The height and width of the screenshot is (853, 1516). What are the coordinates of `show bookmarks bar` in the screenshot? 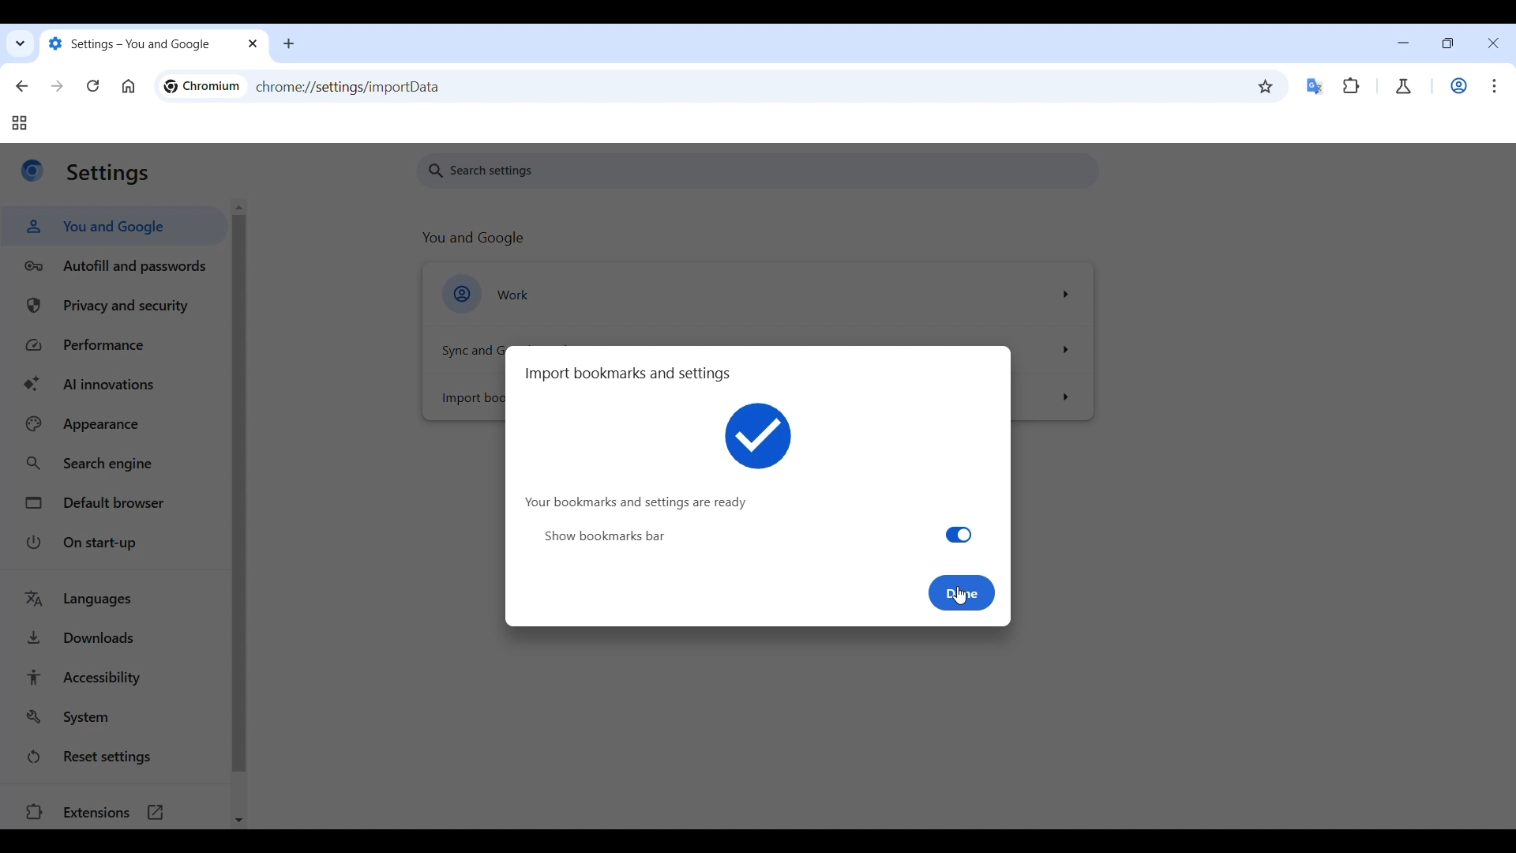 It's located at (756, 535).